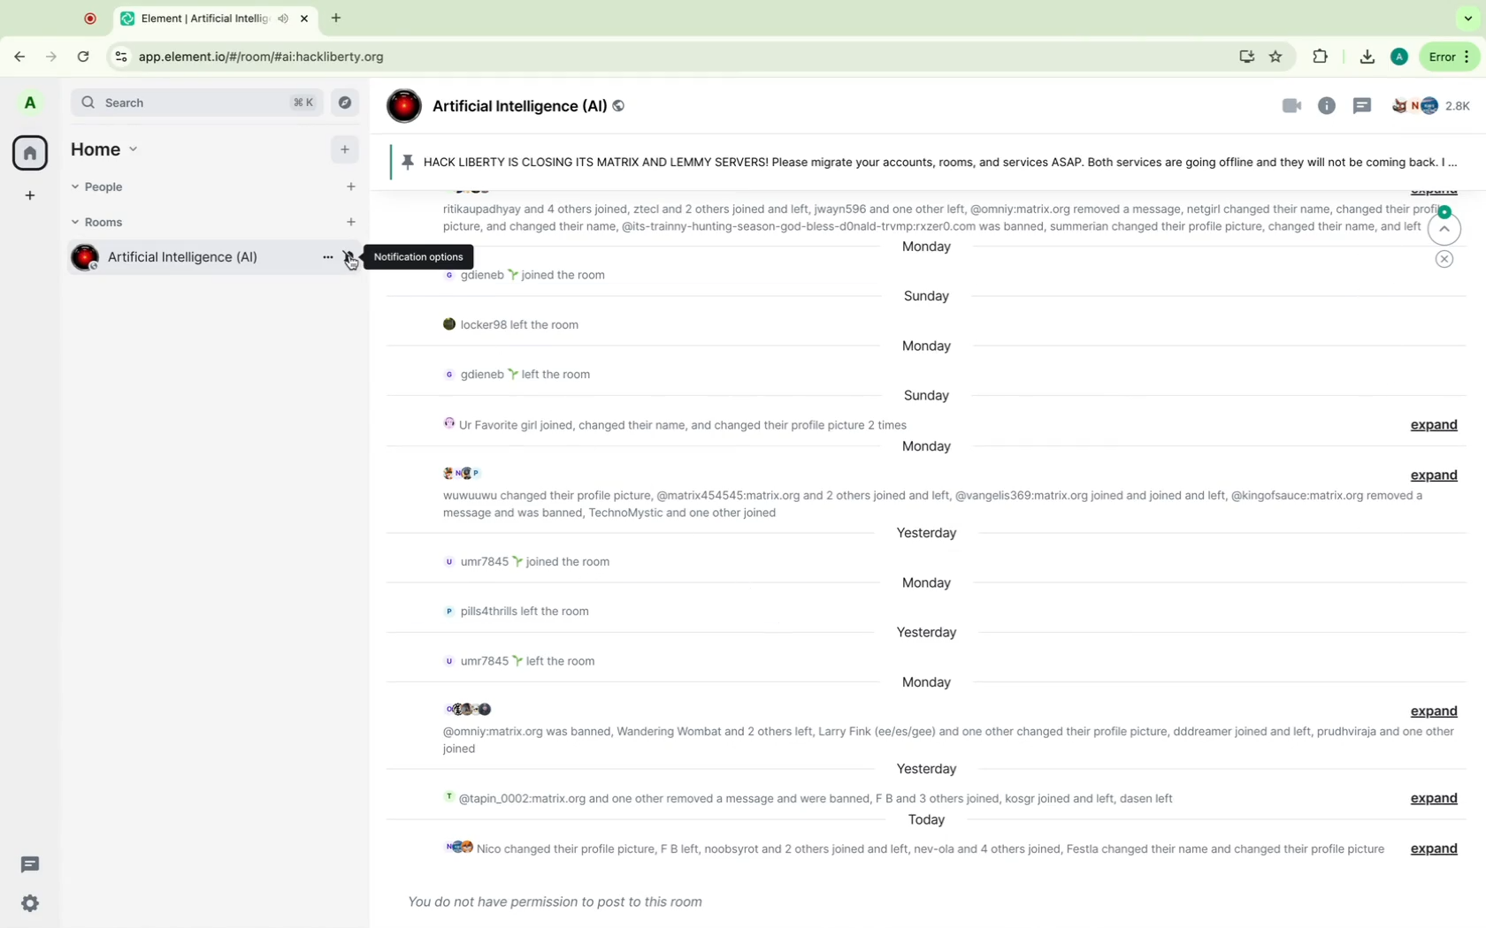 Image resolution: width=1486 pixels, height=928 pixels. What do you see at coordinates (110, 147) in the screenshot?
I see `home` at bounding box center [110, 147].